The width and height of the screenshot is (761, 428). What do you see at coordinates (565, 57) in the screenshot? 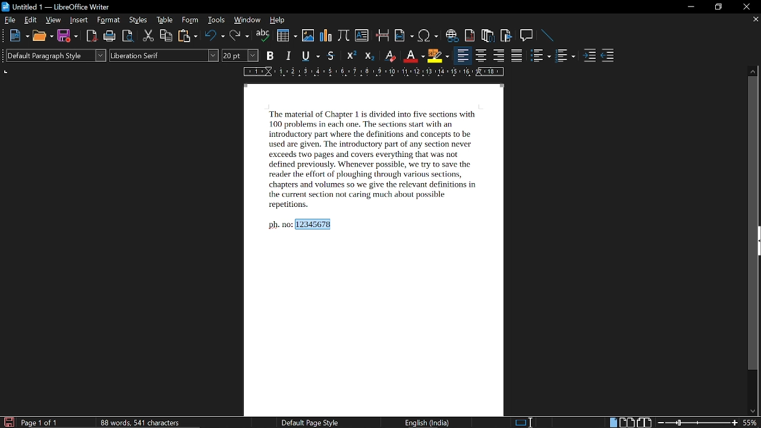
I see `toggle ordered list` at bounding box center [565, 57].